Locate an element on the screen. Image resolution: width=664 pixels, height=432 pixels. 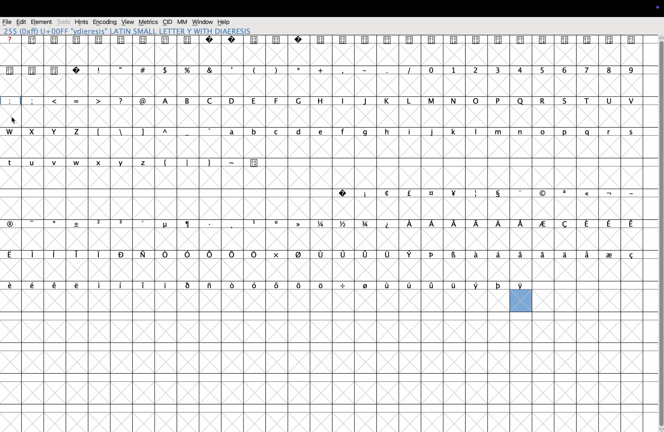
Encoding is located at coordinates (105, 21).